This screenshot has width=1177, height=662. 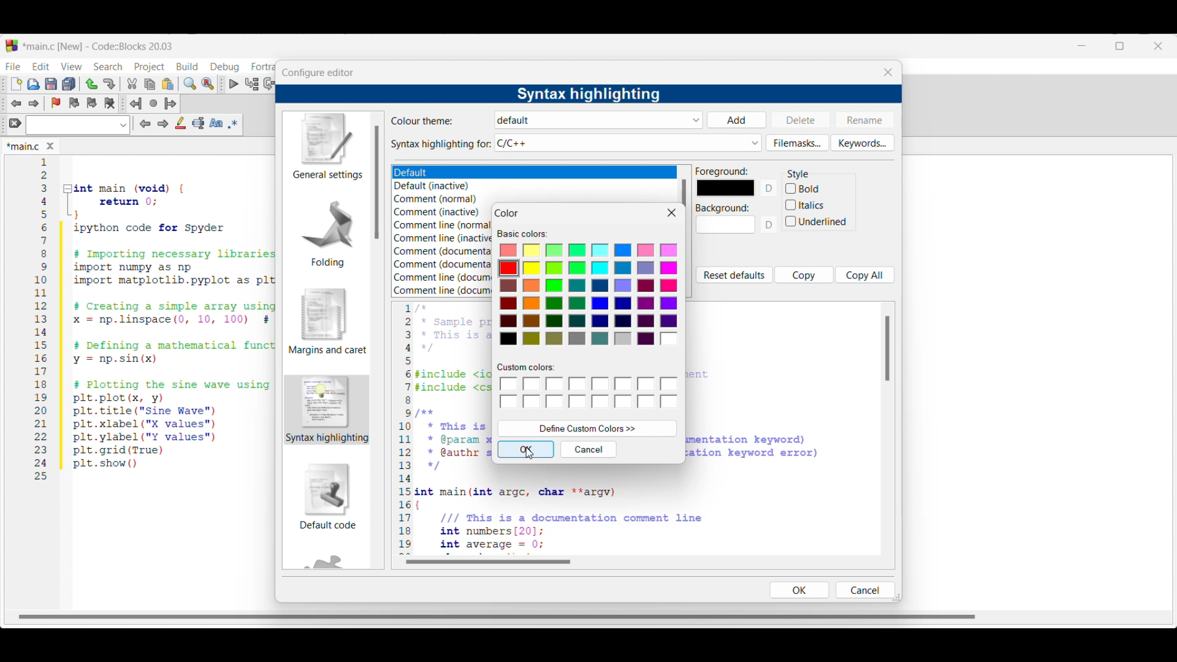 What do you see at coordinates (34, 104) in the screenshot?
I see `Toggle forward` at bounding box center [34, 104].